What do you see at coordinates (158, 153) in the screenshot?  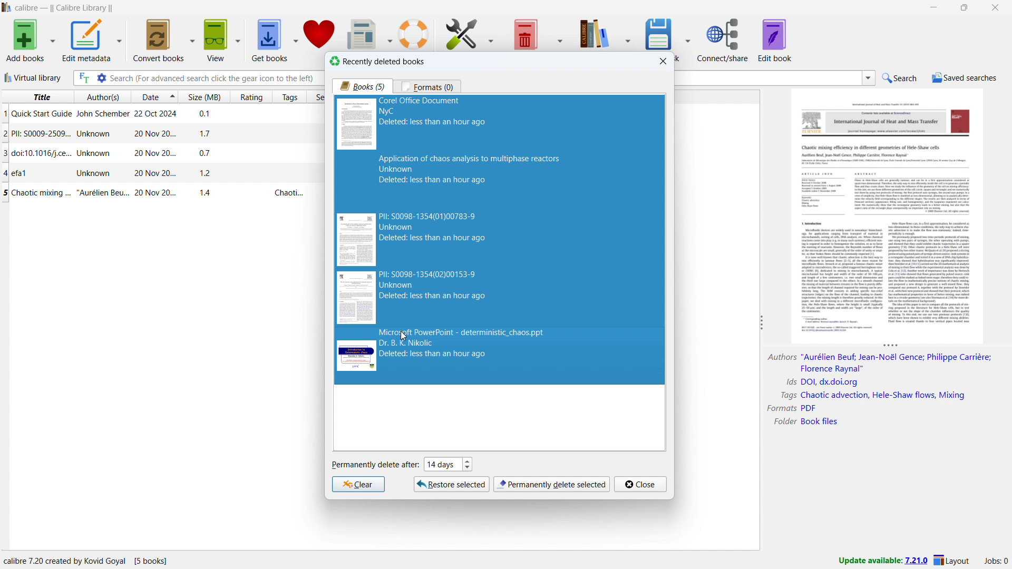 I see `single book entry` at bounding box center [158, 153].